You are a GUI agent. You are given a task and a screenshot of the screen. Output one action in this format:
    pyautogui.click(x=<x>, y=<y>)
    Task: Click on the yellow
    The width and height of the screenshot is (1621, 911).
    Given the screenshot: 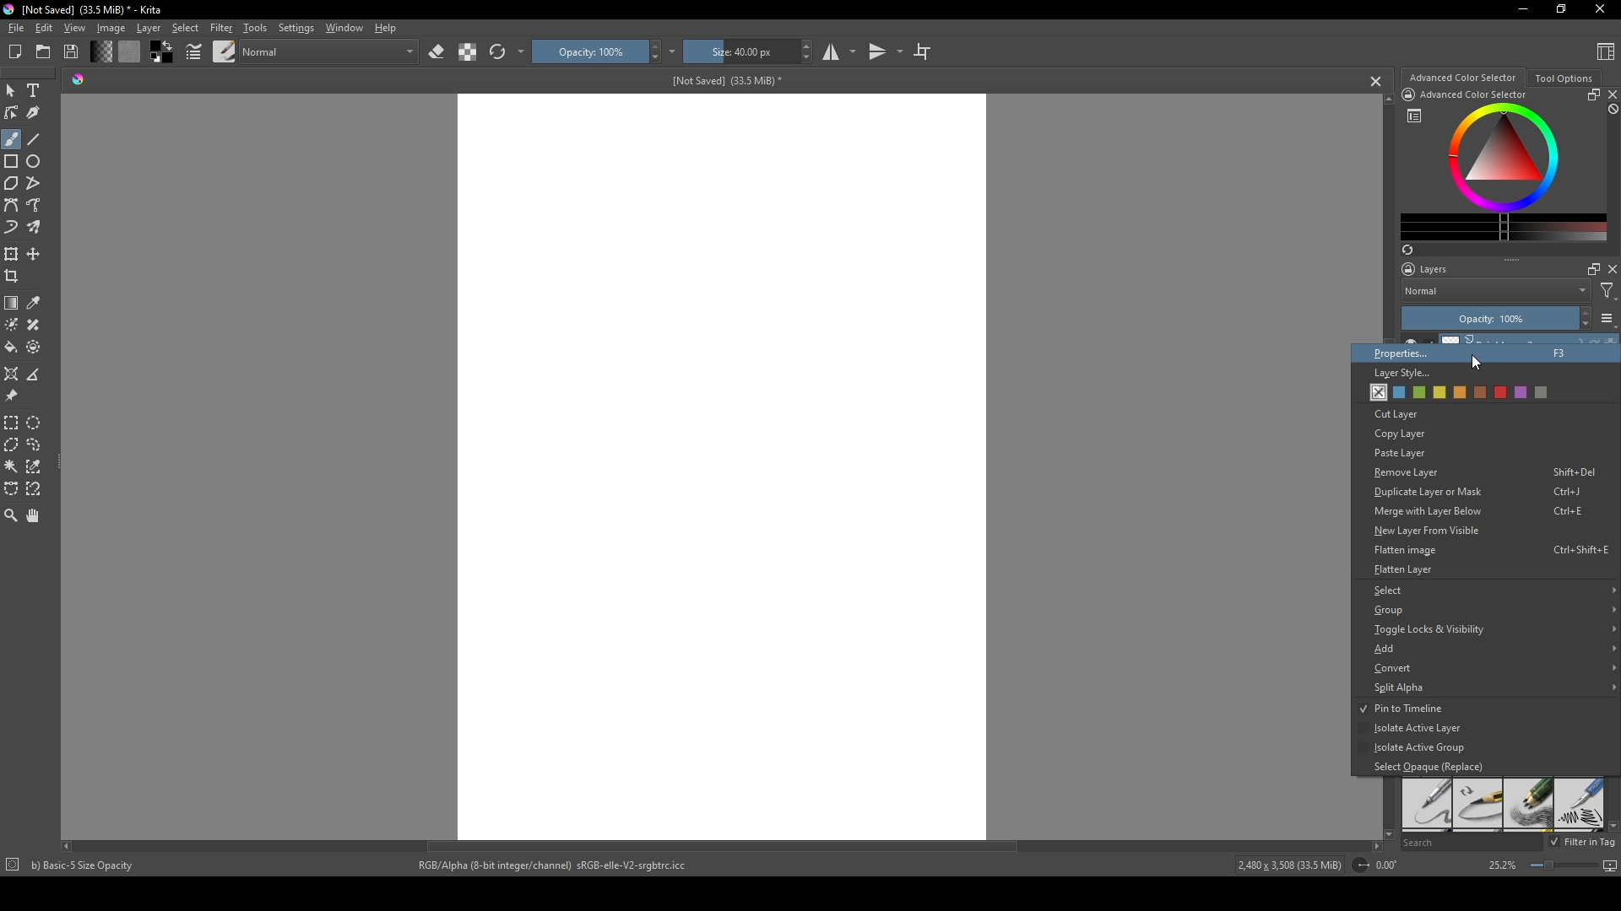 What is the action you would take?
    pyautogui.click(x=1458, y=393)
    